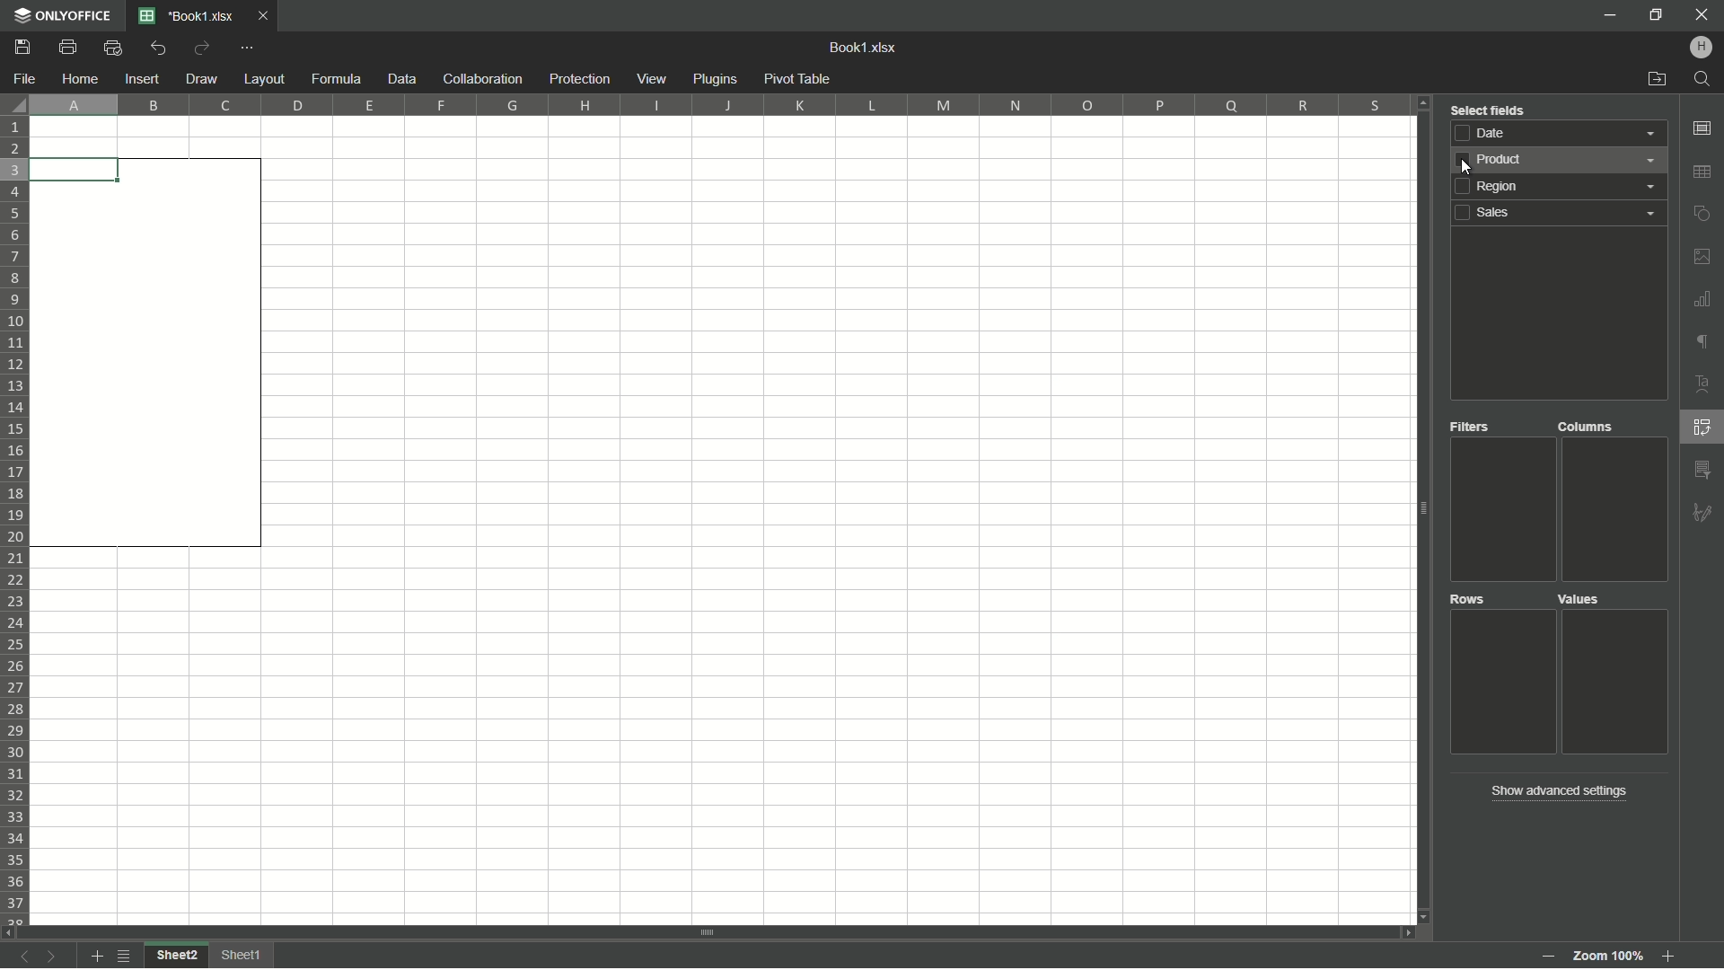 The width and height of the screenshot is (1724, 970). What do you see at coordinates (1560, 215) in the screenshot?
I see `Sales` at bounding box center [1560, 215].